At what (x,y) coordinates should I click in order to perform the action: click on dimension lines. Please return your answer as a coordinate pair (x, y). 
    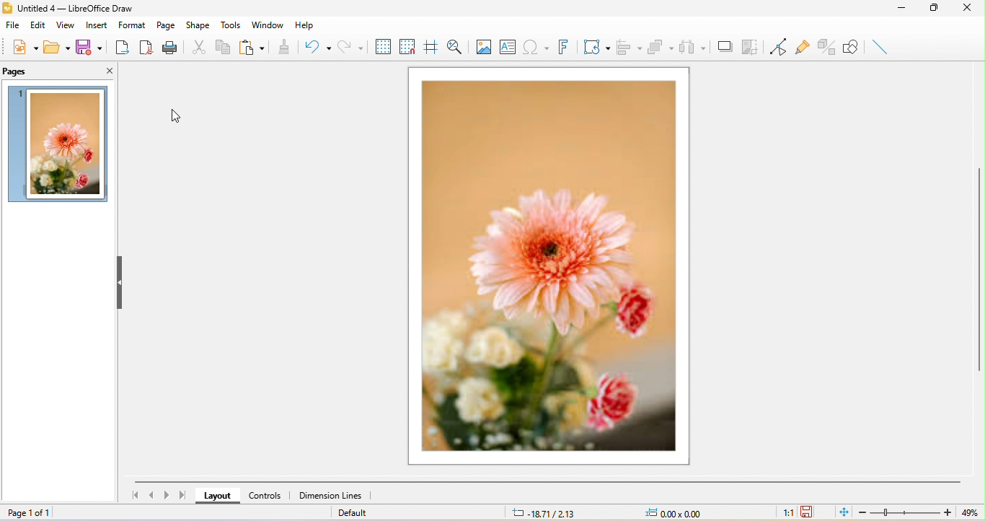
    Looking at the image, I should click on (332, 495).